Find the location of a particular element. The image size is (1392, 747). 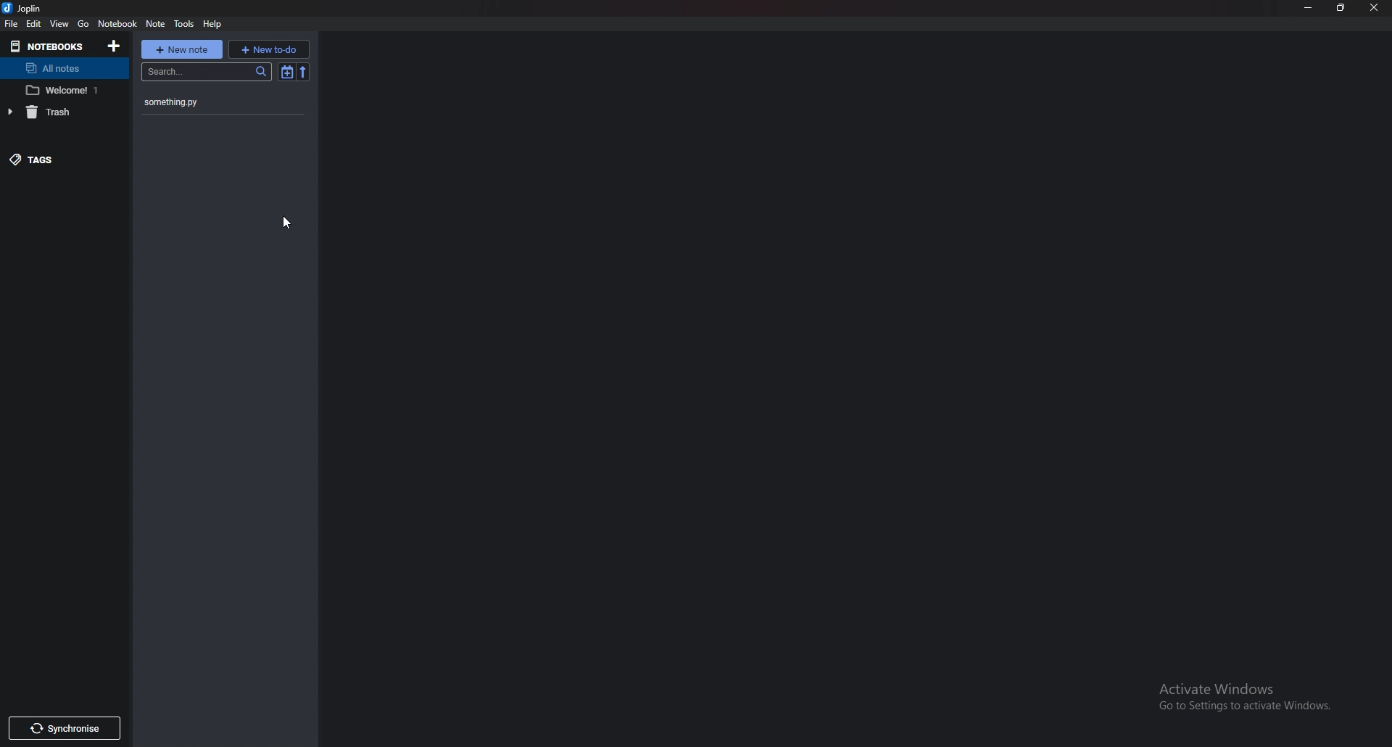

Minimize is located at coordinates (1309, 7).